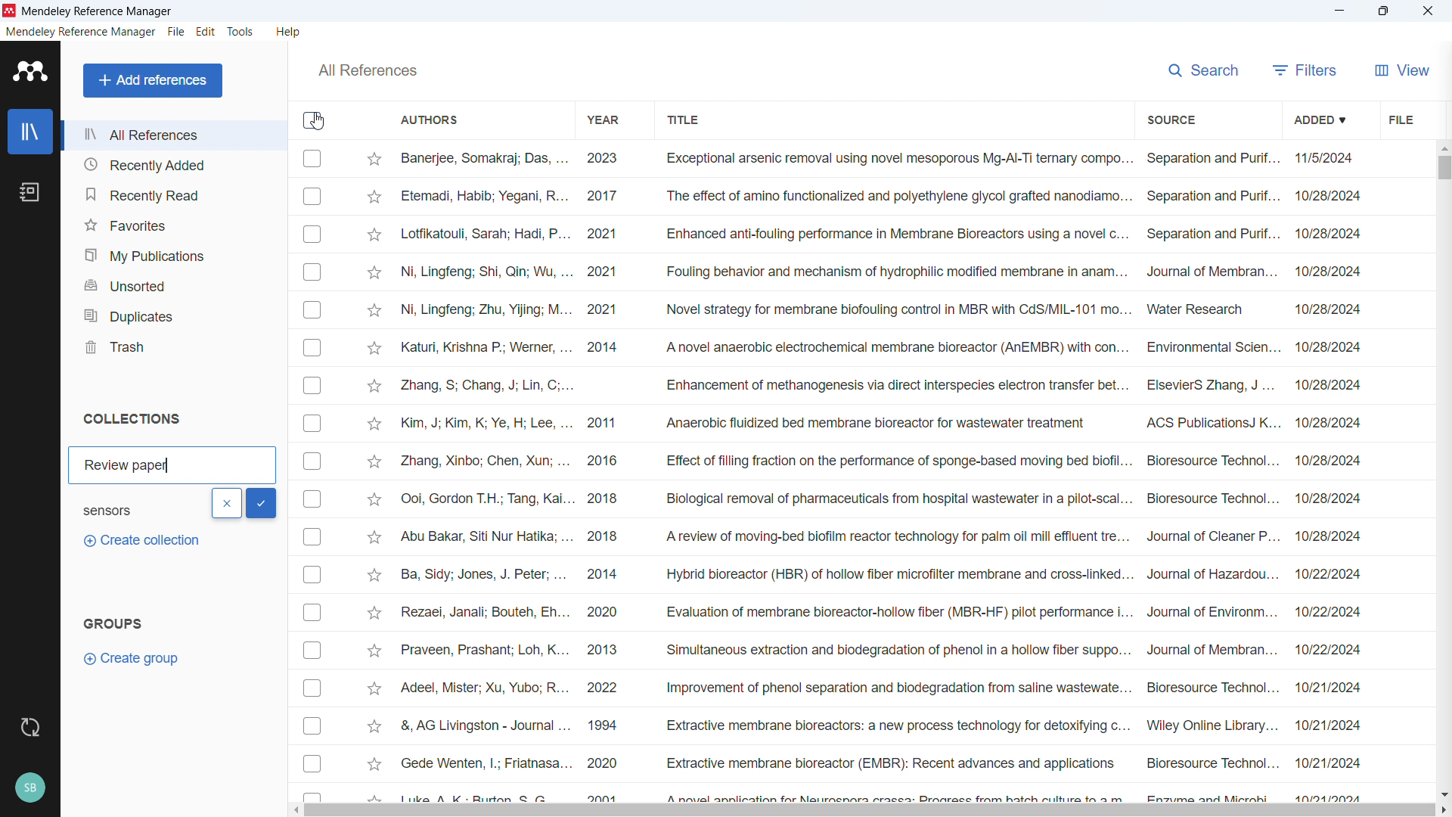 The image size is (1452, 817). What do you see at coordinates (374, 651) in the screenshot?
I see `Star mark respective publication` at bounding box center [374, 651].